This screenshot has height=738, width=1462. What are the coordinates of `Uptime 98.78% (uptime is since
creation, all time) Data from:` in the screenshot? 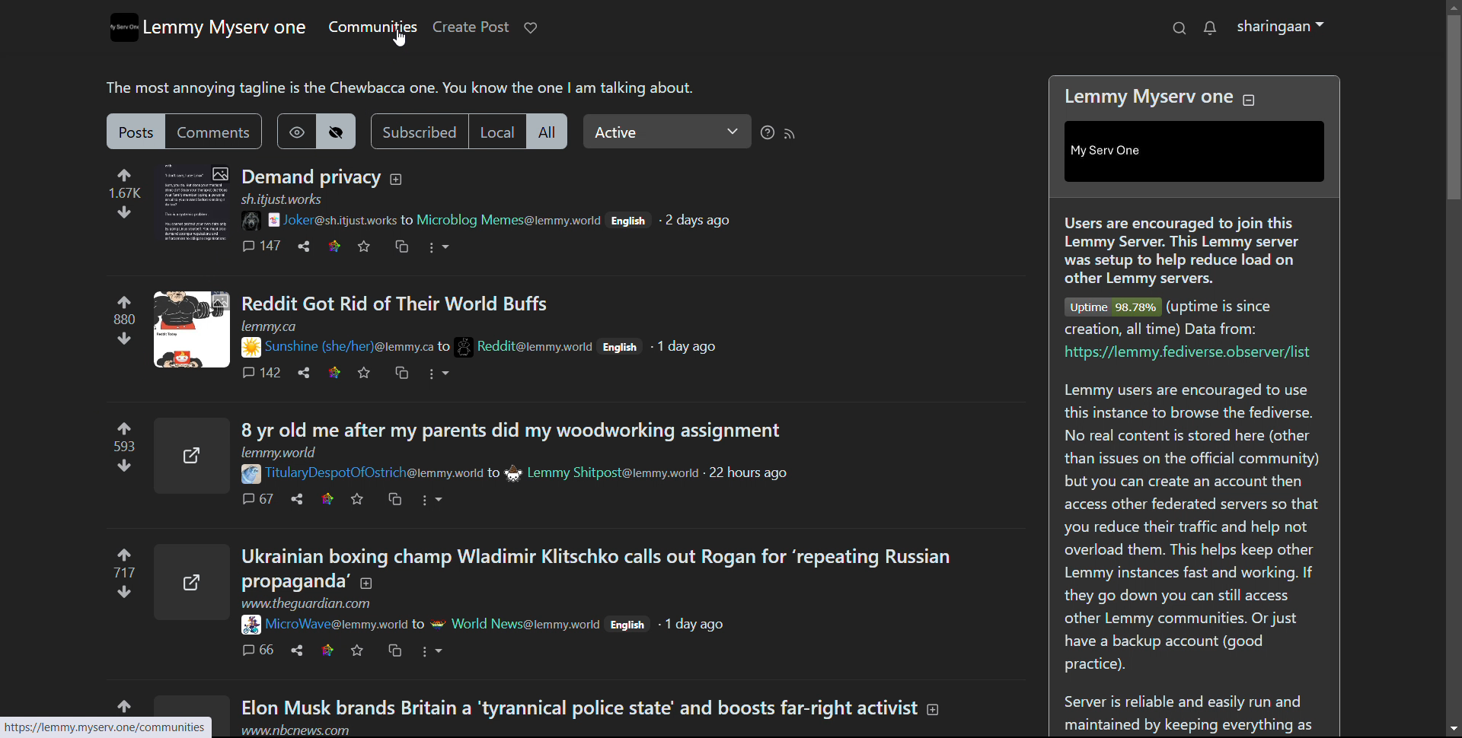 It's located at (1171, 316).